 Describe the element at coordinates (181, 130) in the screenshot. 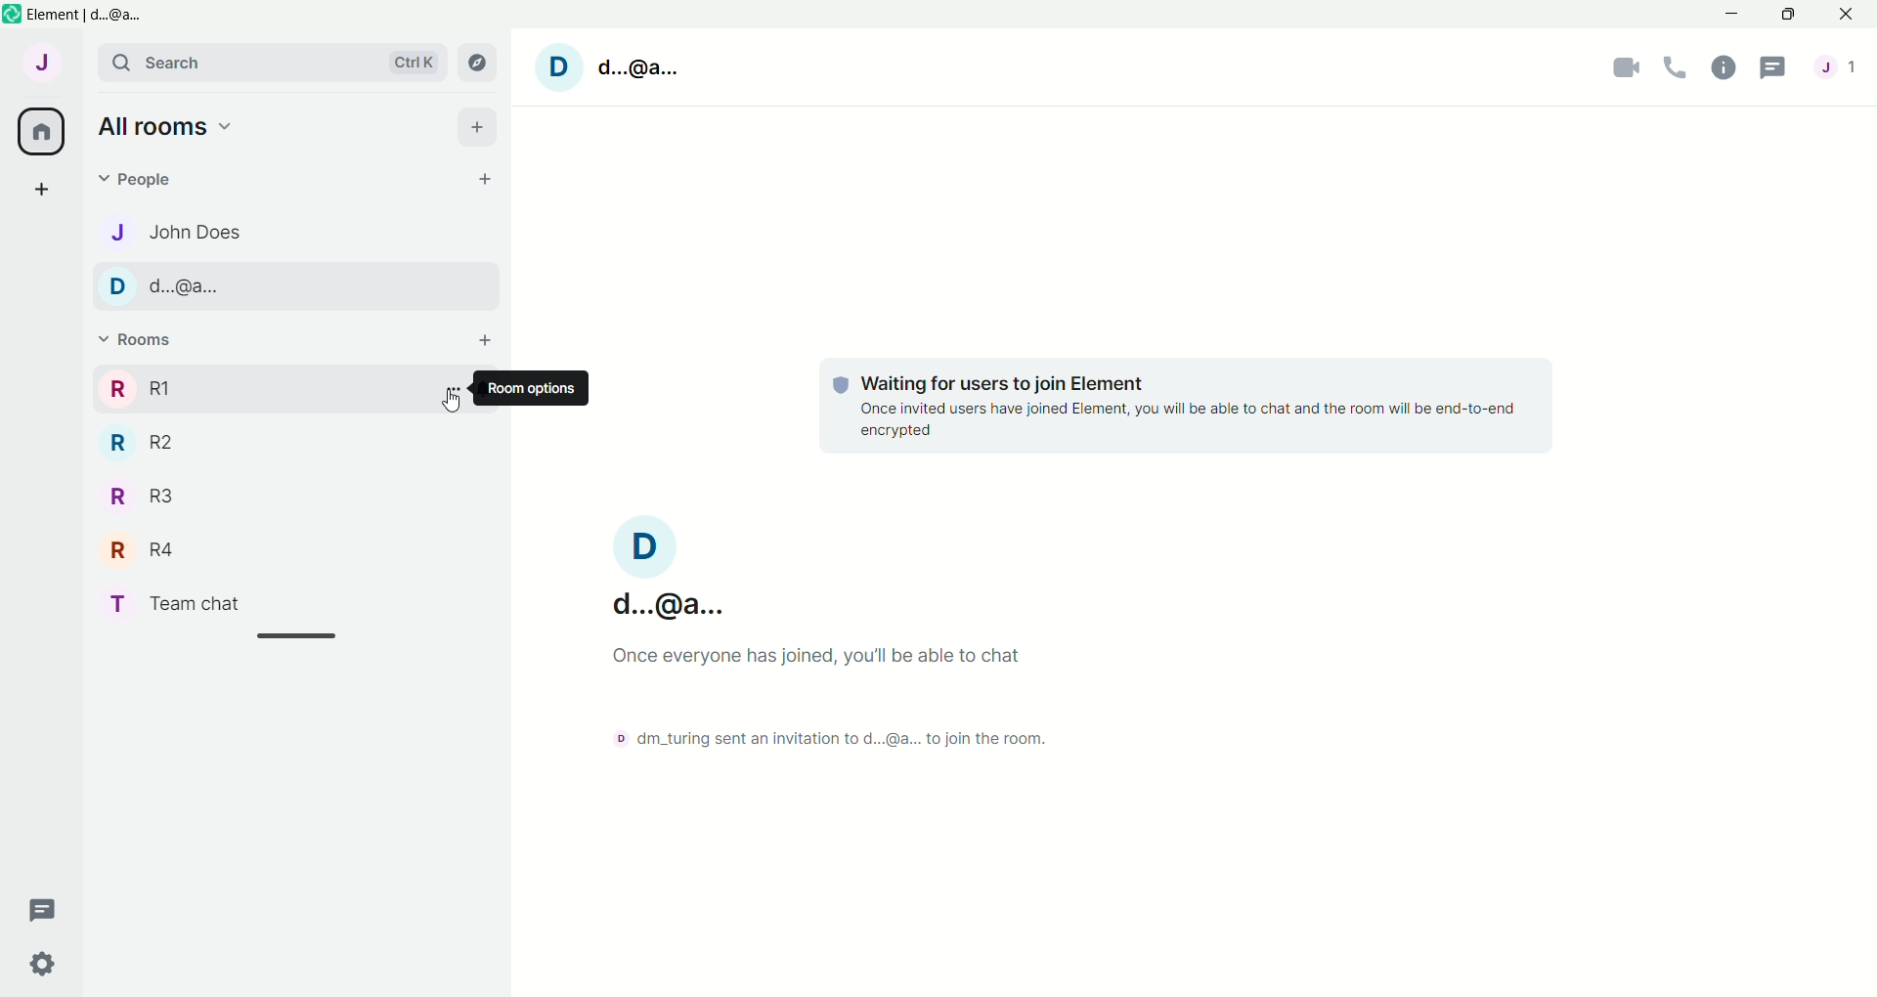

I see `All rooms ` at that location.